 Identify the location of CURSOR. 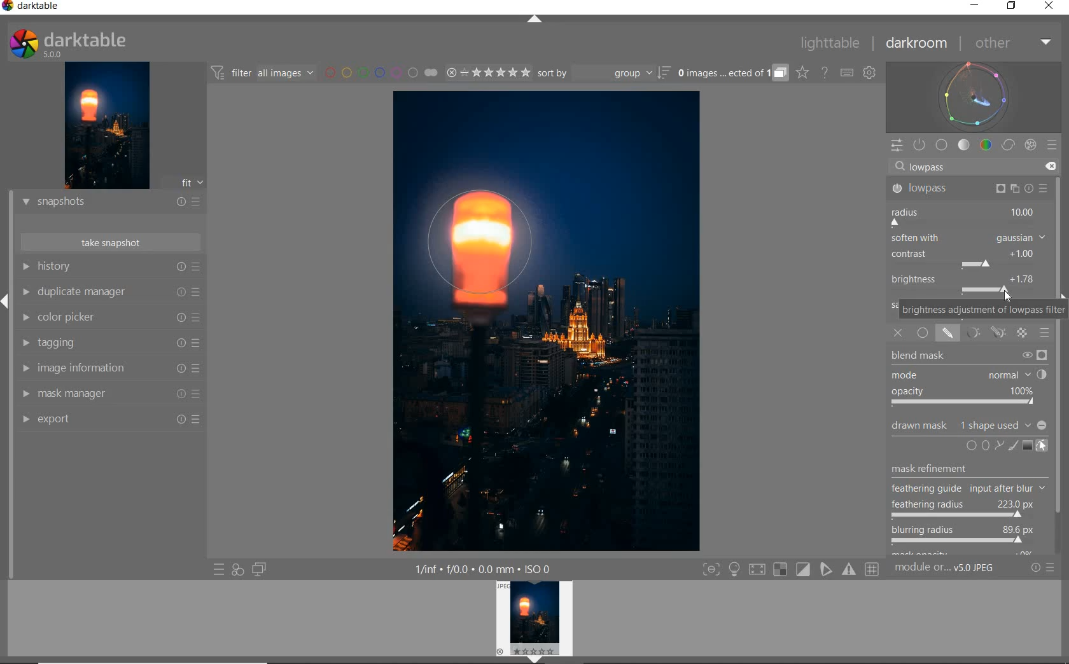
(1009, 298).